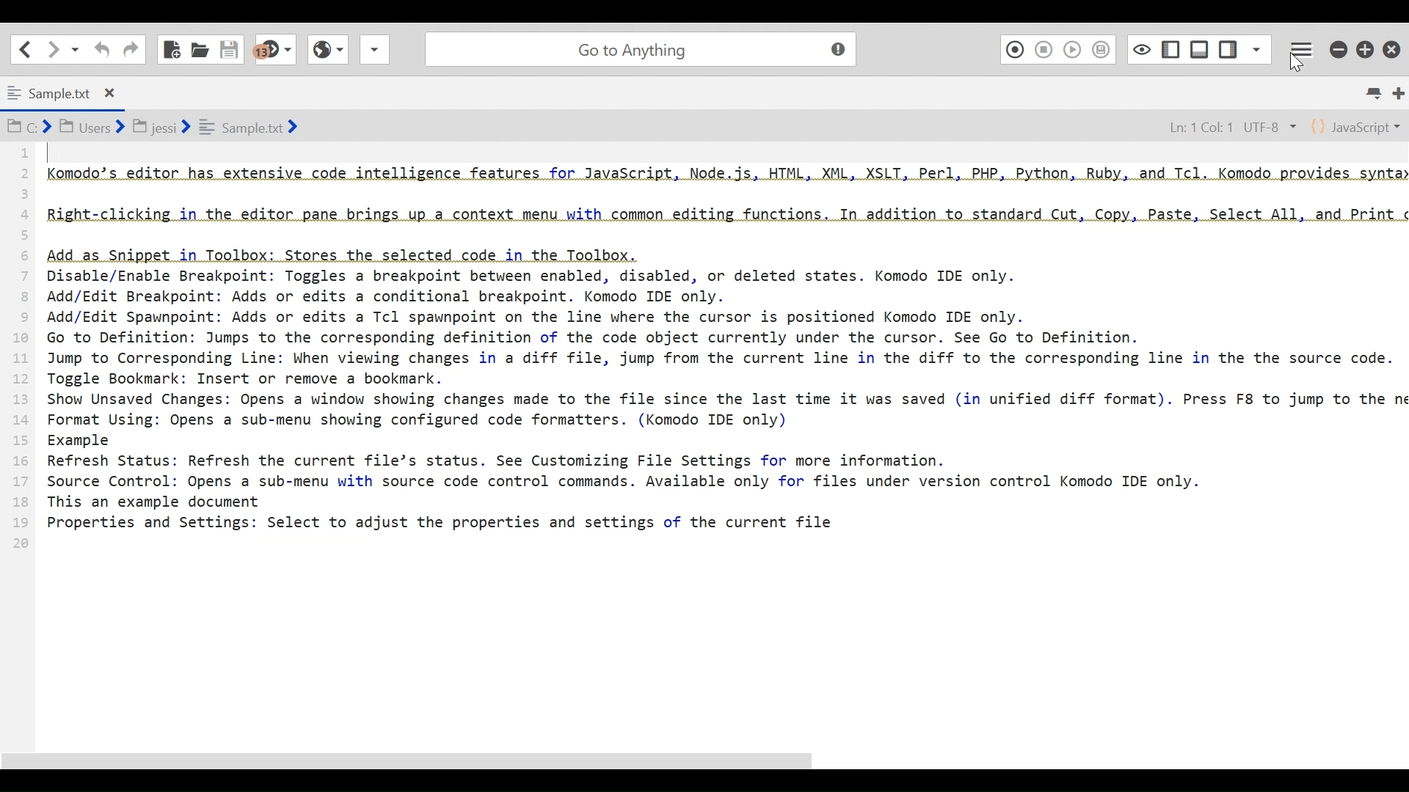  Describe the element at coordinates (1256, 47) in the screenshot. I see `Show specific sidebar` at that location.